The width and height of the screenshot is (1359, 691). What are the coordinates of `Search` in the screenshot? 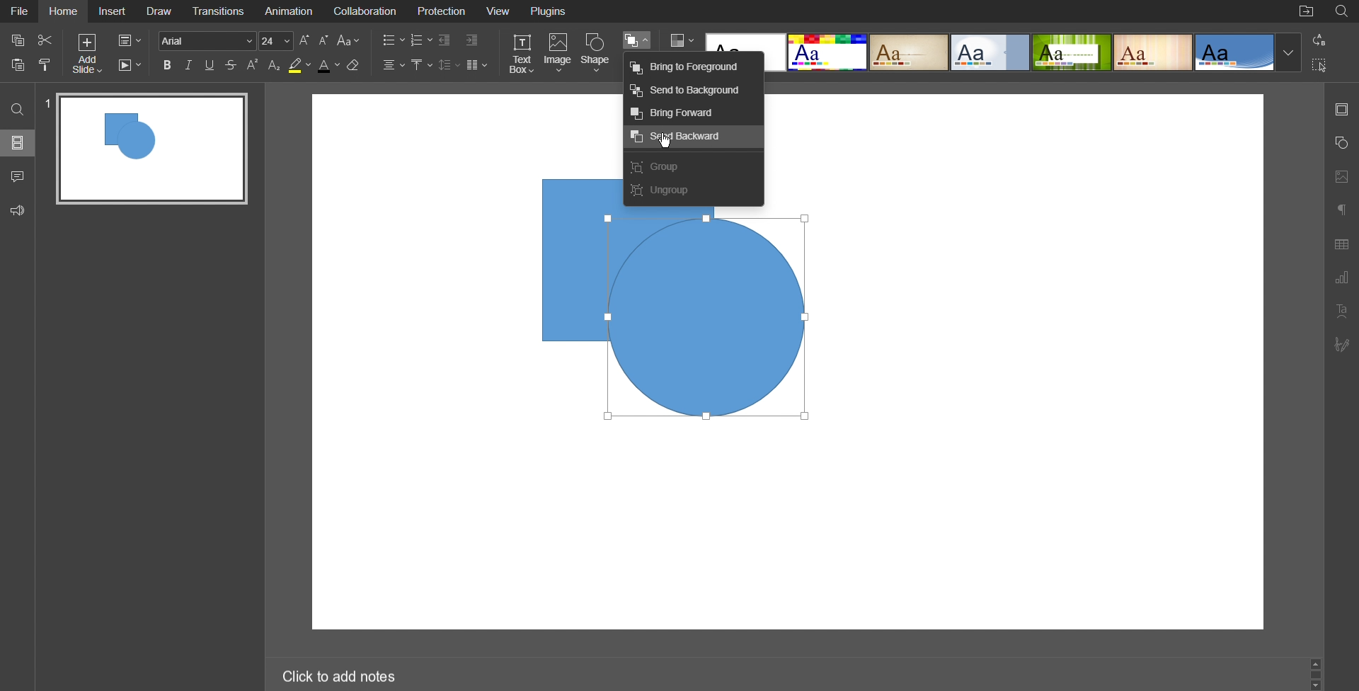 It's located at (16, 108).